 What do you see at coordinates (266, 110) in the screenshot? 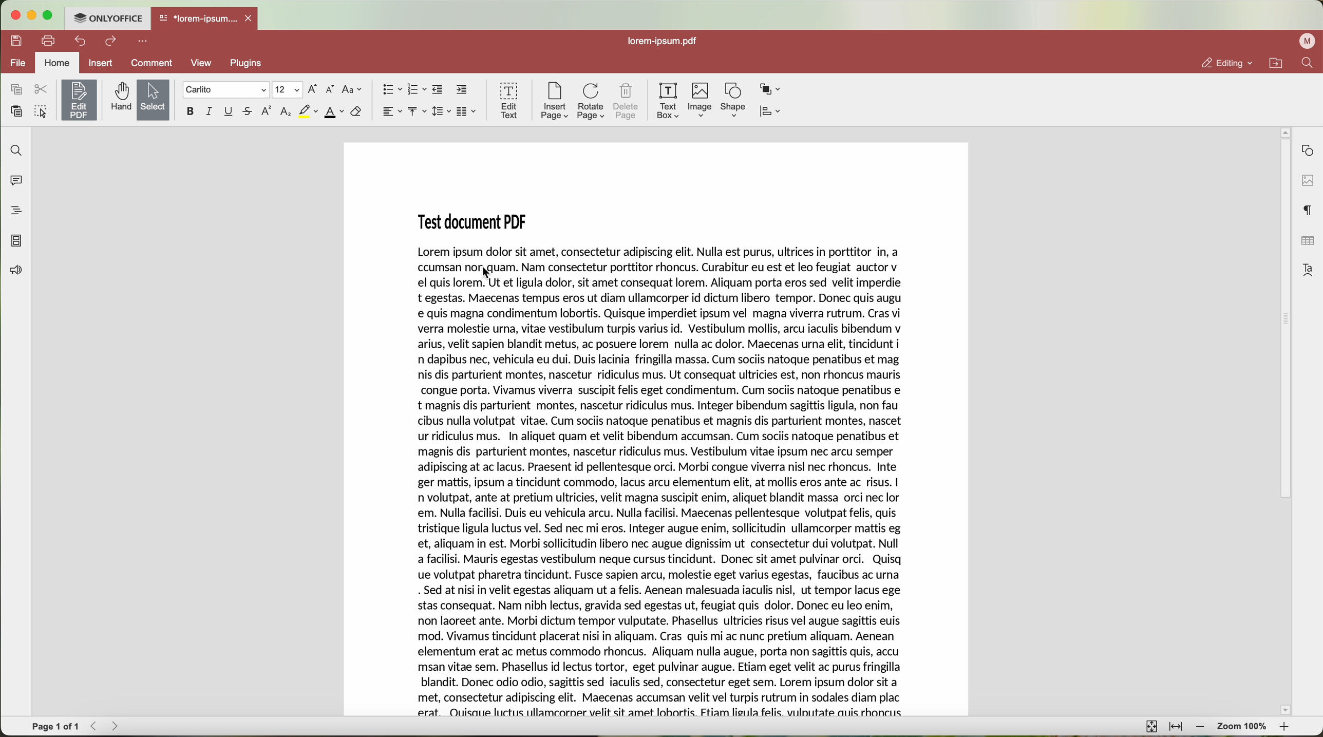
I see `superscript` at bounding box center [266, 110].